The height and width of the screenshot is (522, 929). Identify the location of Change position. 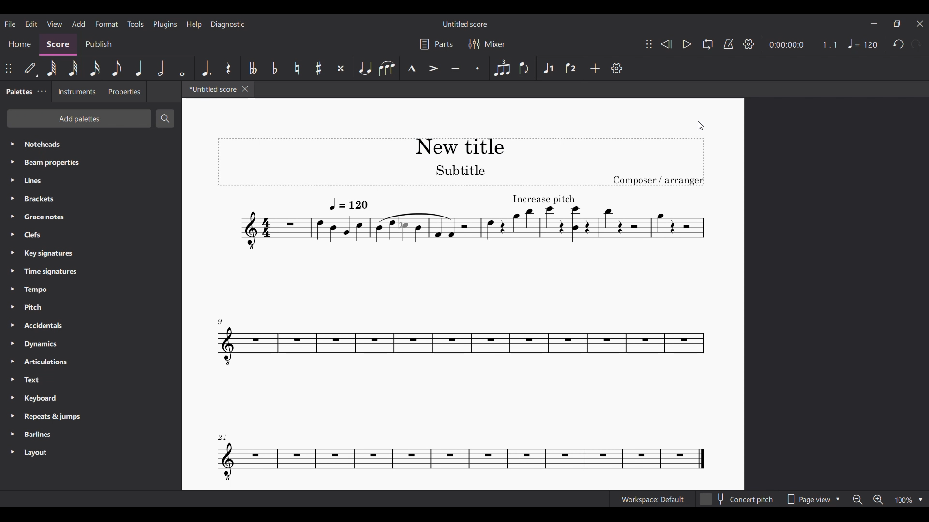
(649, 44).